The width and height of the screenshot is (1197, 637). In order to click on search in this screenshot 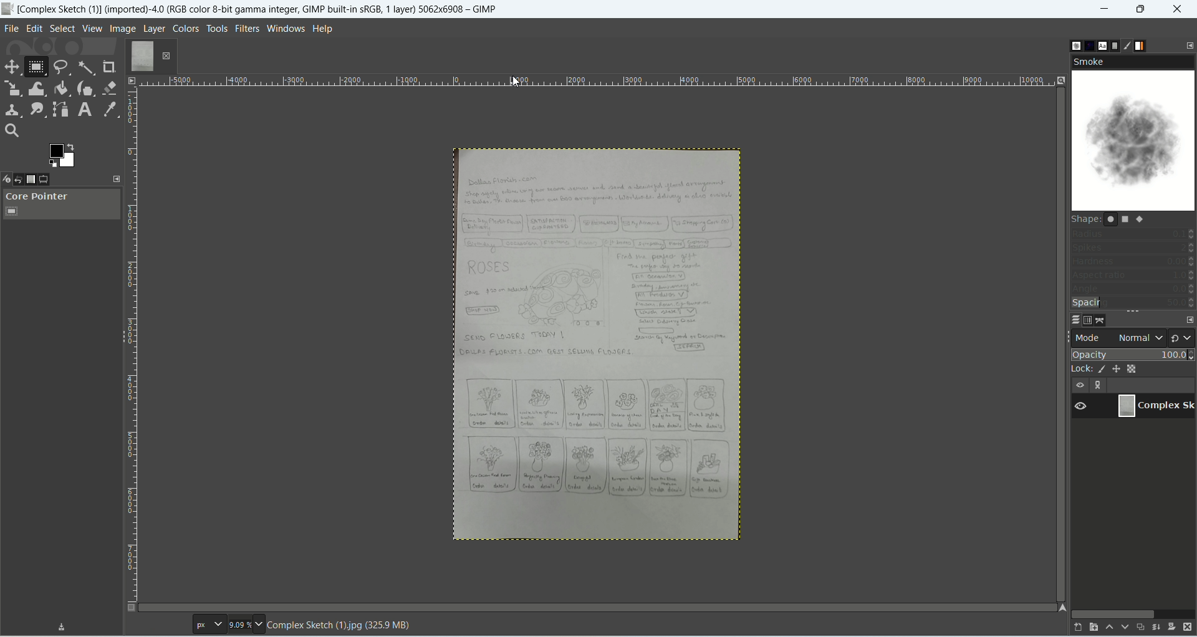, I will do `click(11, 130)`.